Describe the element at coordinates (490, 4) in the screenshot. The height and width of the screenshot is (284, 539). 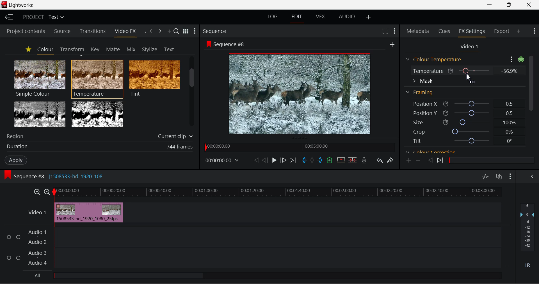
I see `Restore Down` at that location.